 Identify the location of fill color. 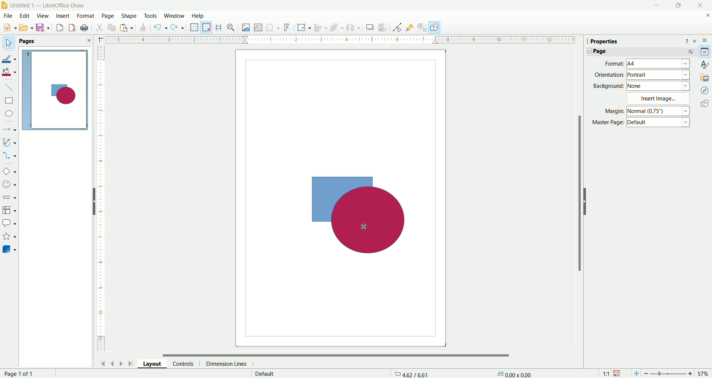
(10, 72).